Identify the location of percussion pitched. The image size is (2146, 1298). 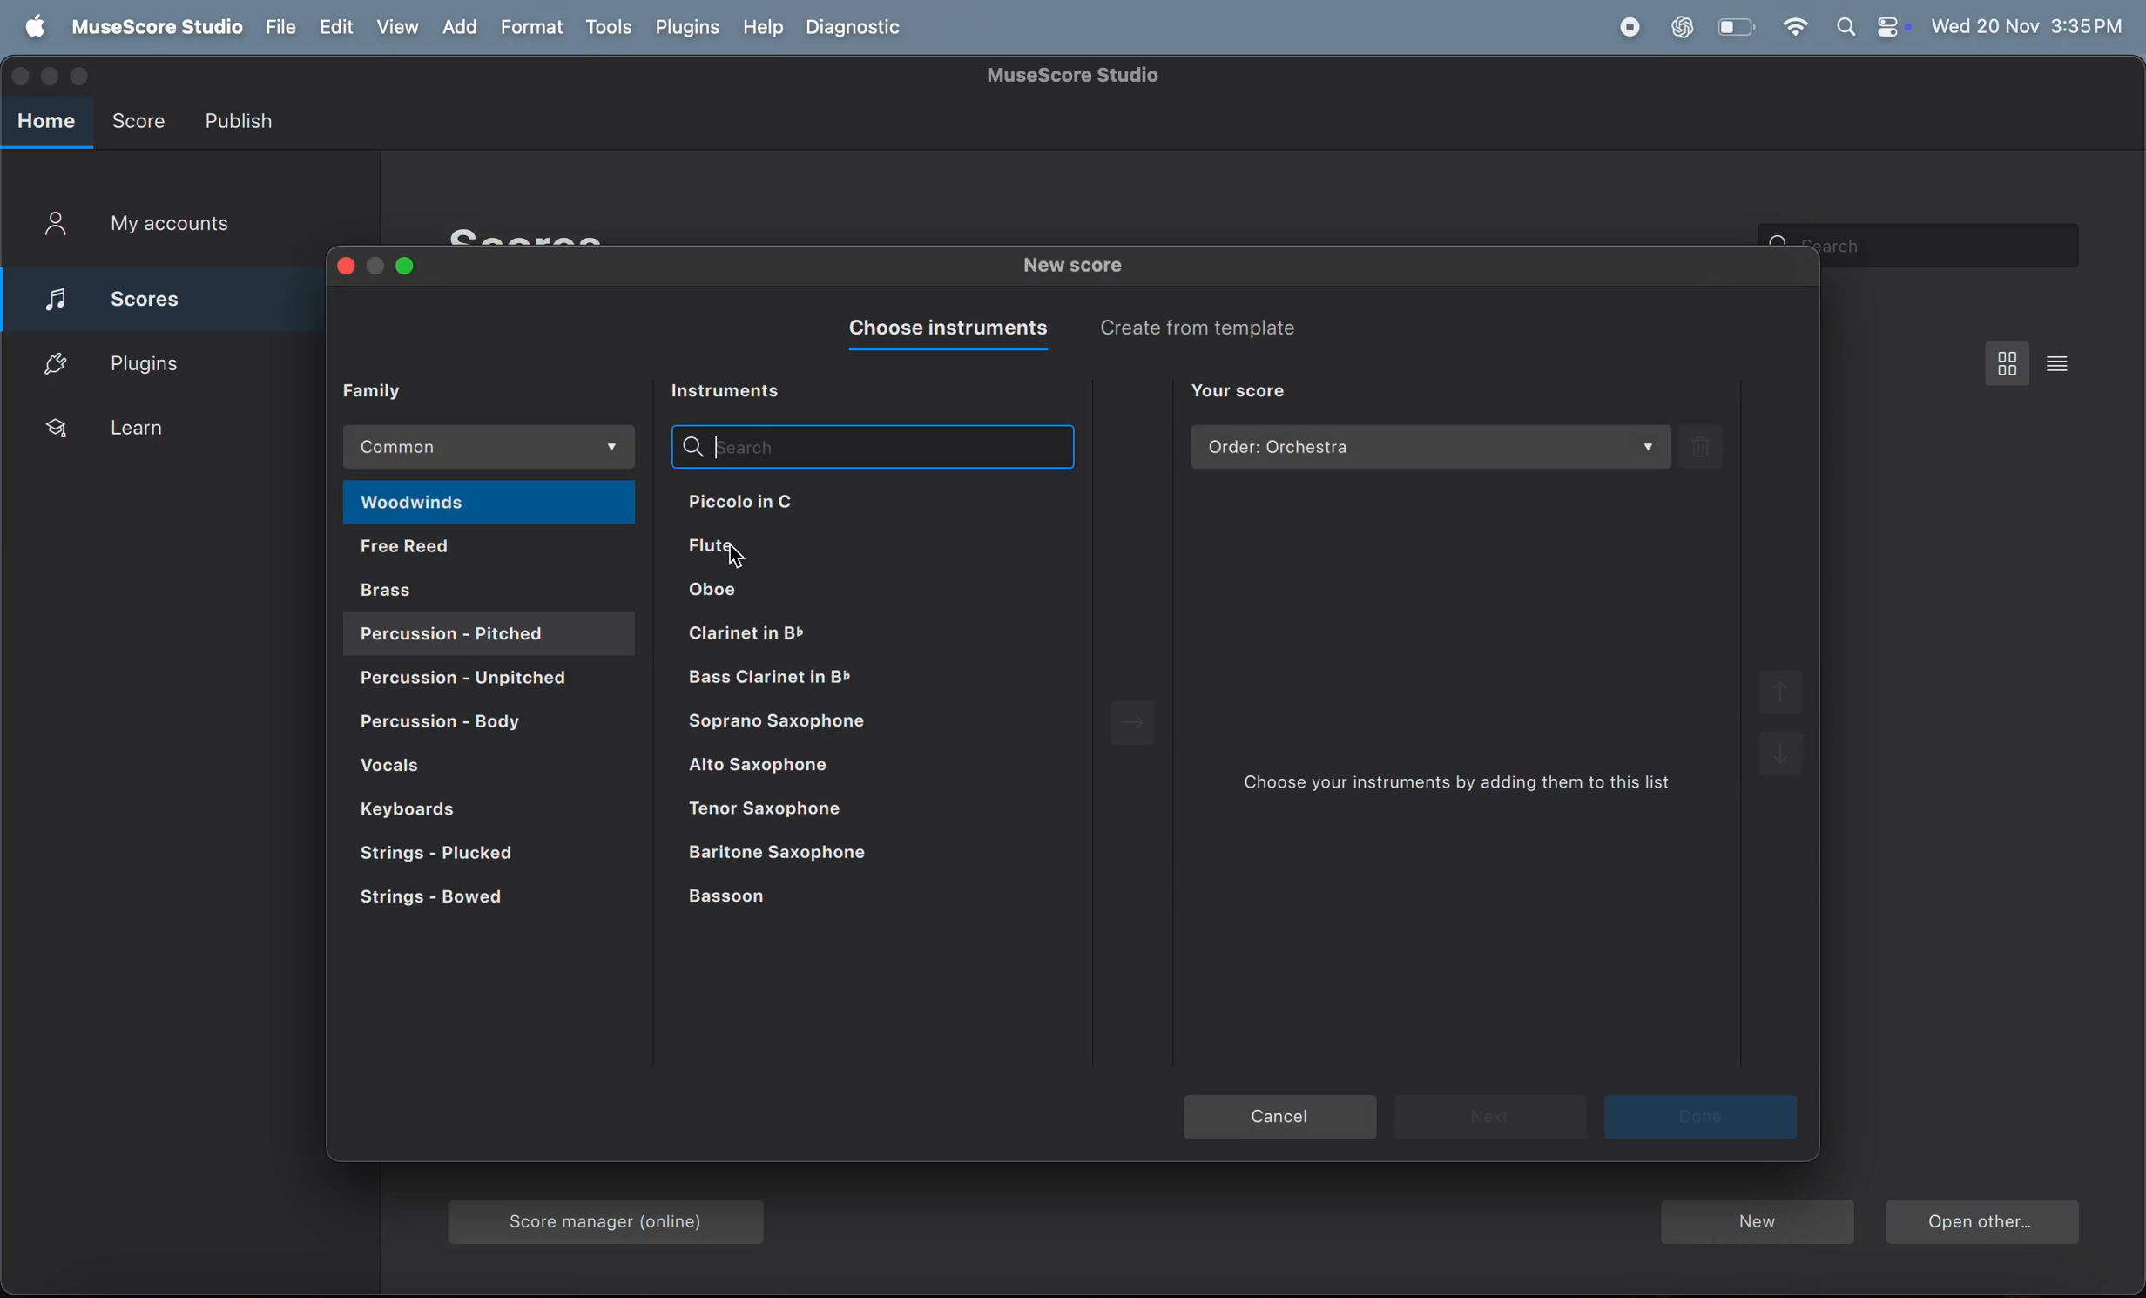
(488, 633).